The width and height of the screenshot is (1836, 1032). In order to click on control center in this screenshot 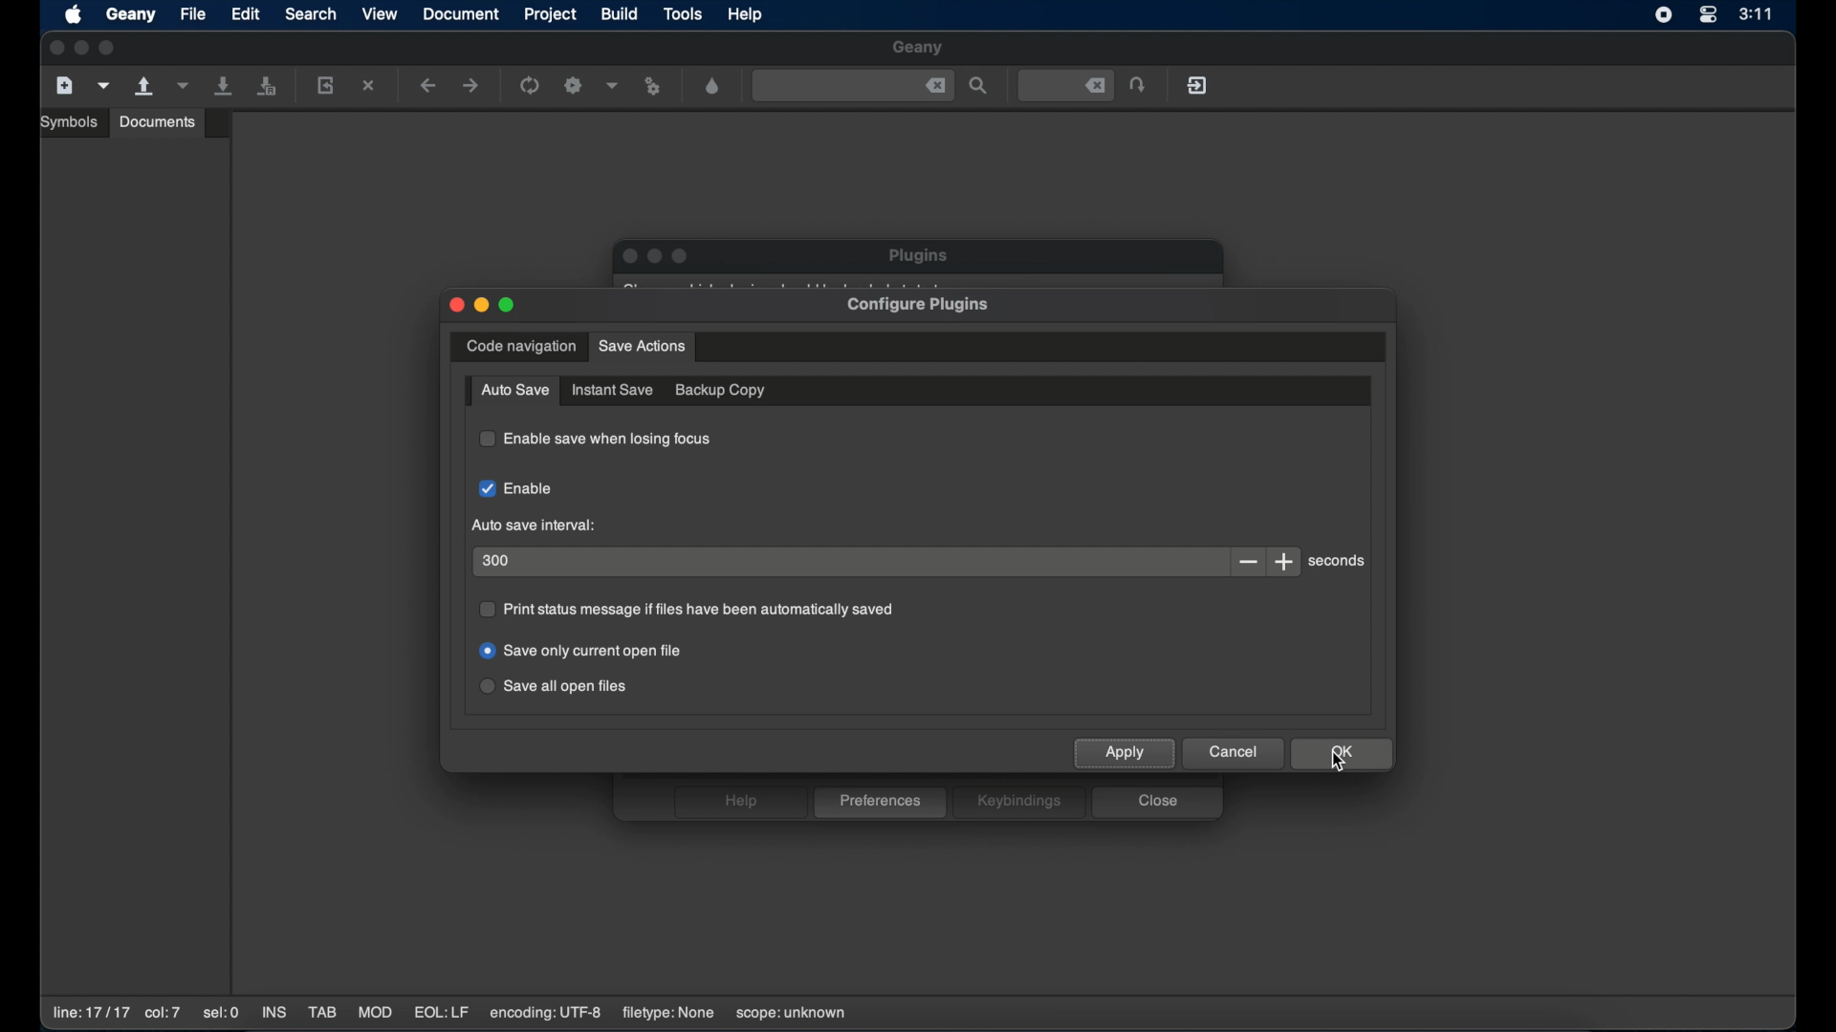, I will do `click(1707, 16)`.